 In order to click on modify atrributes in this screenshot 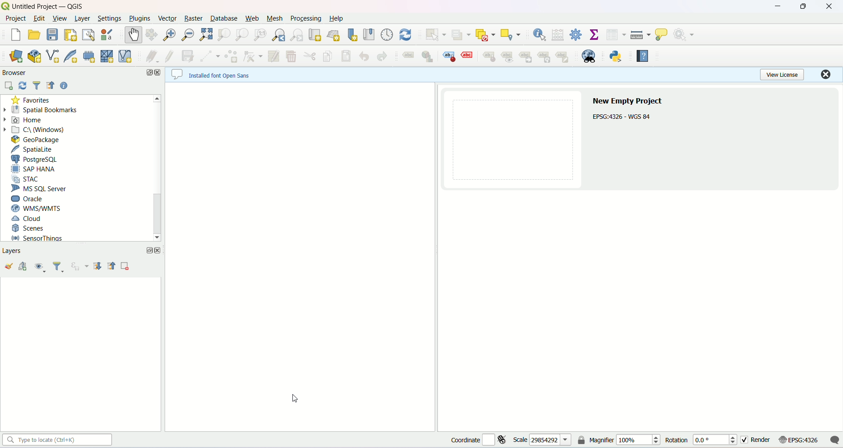, I will do `click(273, 57)`.